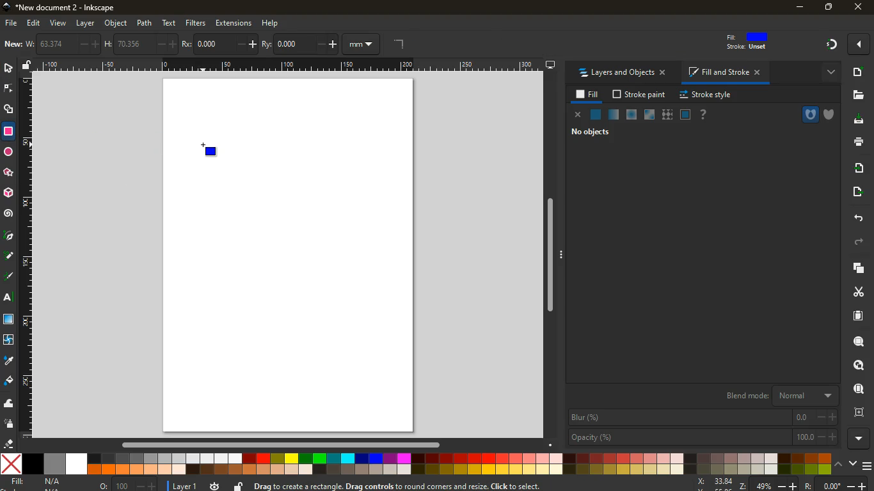 The width and height of the screenshot is (874, 491). What do you see at coordinates (62, 44) in the screenshot?
I see `w` at bounding box center [62, 44].